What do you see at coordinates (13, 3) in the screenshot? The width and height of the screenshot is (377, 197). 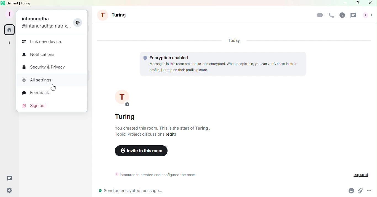 I see `element` at bounding box center [13, 3].